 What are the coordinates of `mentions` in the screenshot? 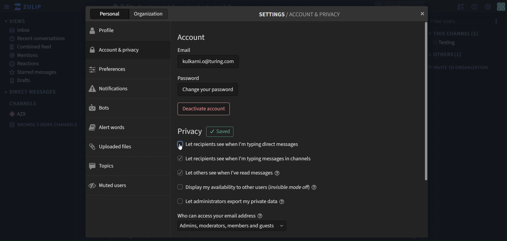 It's located at (25, 55).